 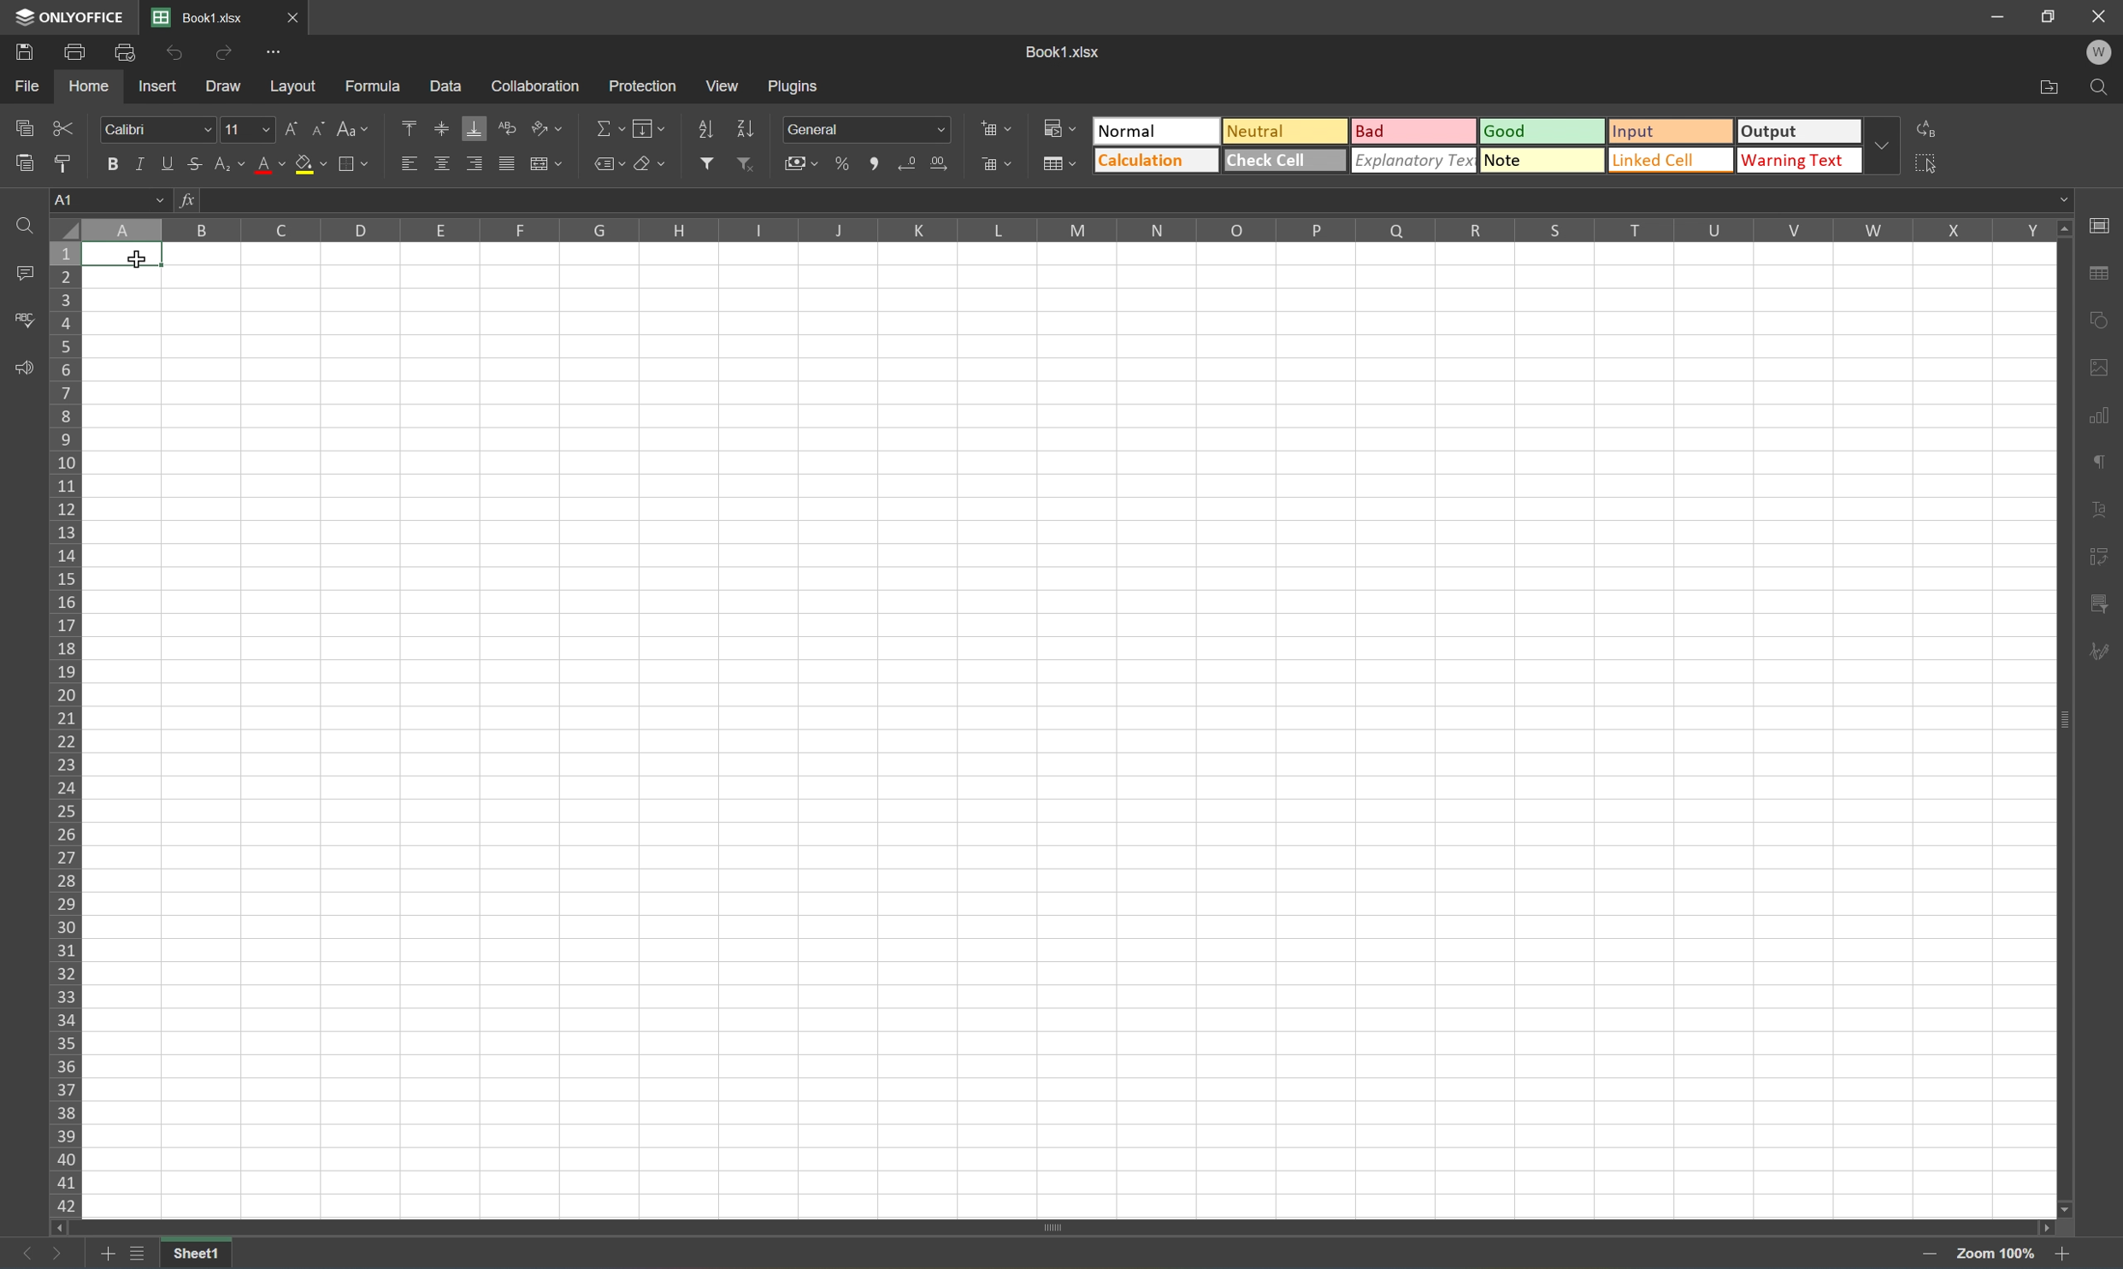 What do you see at coordinates (277, 57) in the screenshot?
I see `Customize Quick Access Toolbar` at bounding box center [277, 57].